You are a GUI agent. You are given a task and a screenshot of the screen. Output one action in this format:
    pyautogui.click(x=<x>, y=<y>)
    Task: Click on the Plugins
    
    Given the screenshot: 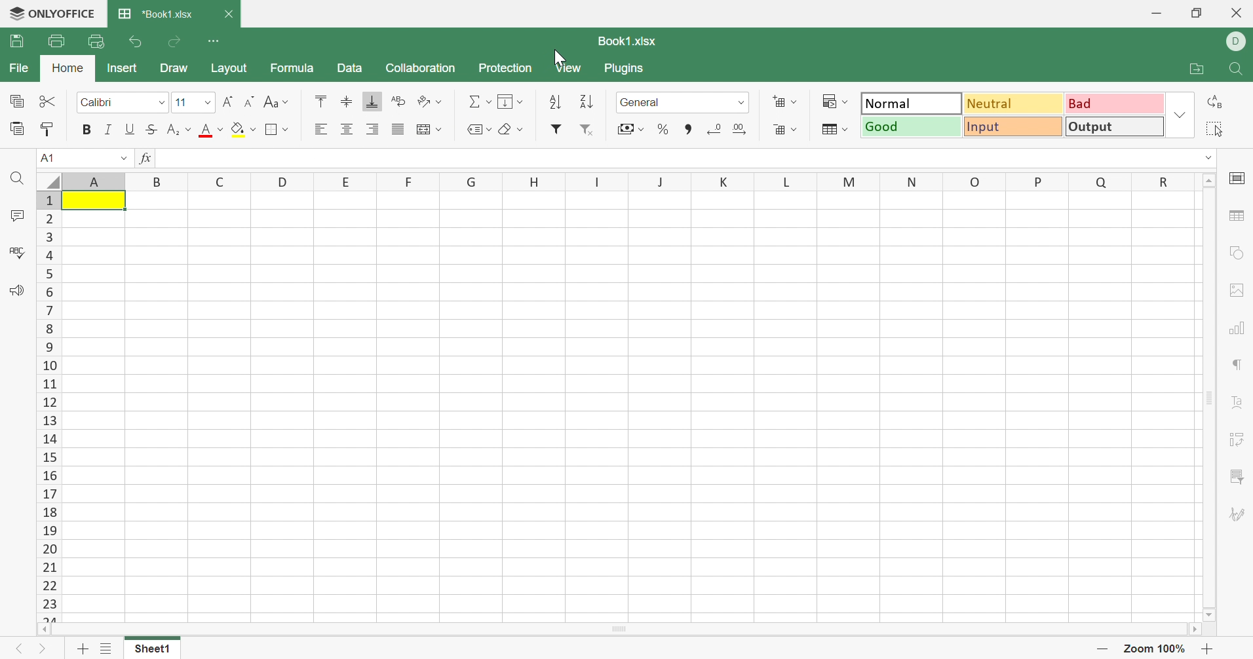 What is the action you would take?
    pyautogui.click(x=625, y=67)
    